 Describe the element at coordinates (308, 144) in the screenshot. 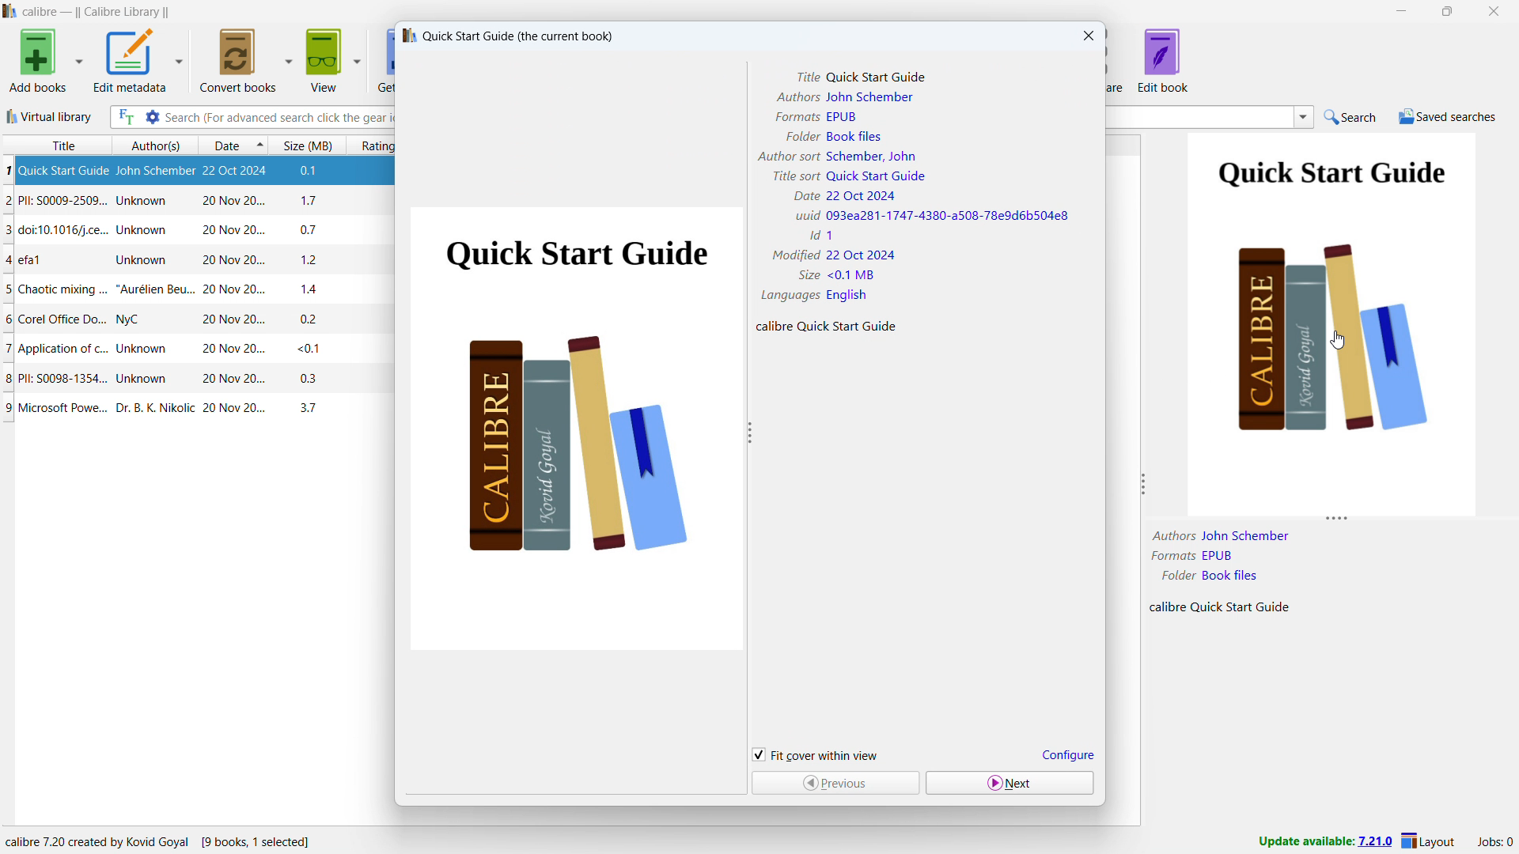

I see `size` at that location.